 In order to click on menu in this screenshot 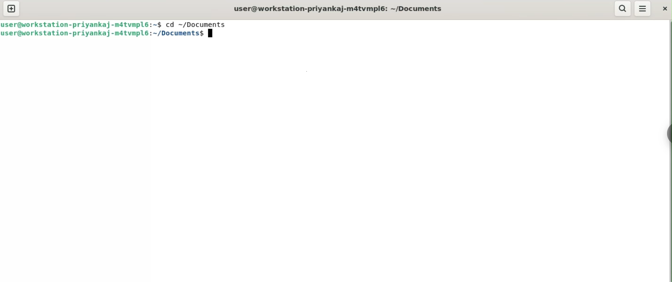, I will do `click(643, 8)`.